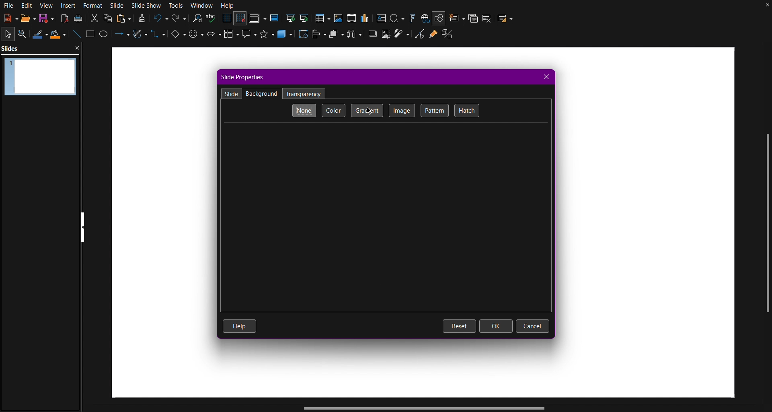 The height and width of the screenshot is (412, 772). I want to click on Pattern, so click(434, 111).